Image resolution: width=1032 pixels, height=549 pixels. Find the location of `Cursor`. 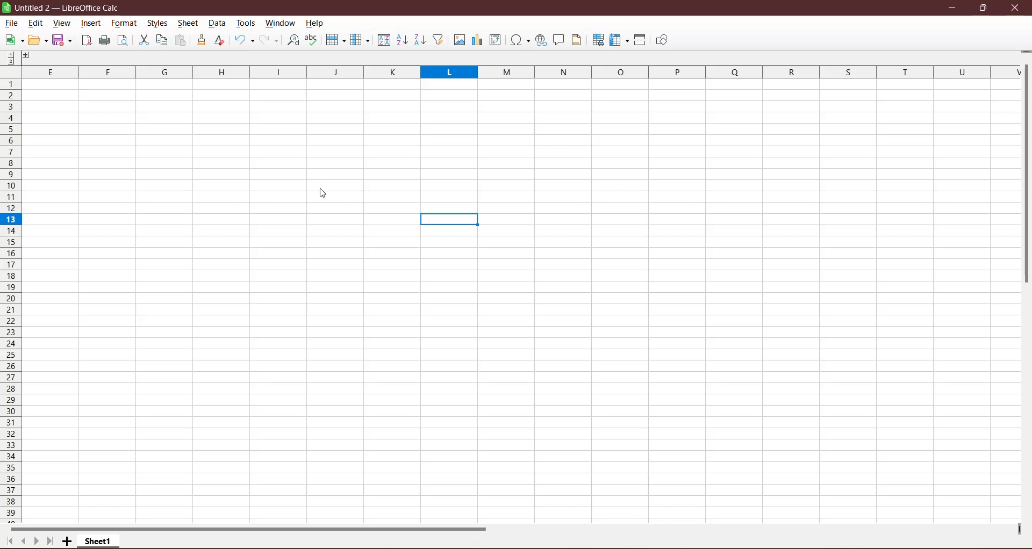

Cursor is located at coordinates (324, 194).